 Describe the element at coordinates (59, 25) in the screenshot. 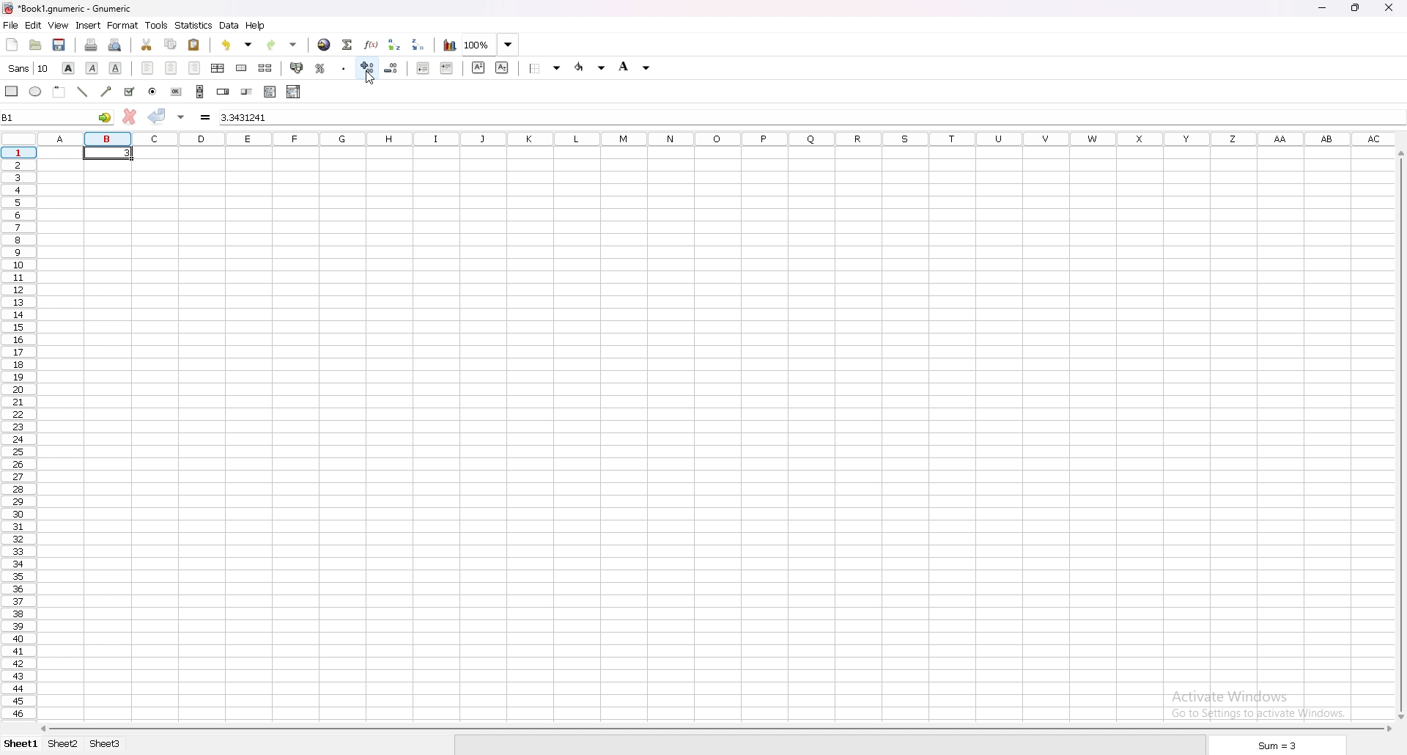

I see `view` at that location.